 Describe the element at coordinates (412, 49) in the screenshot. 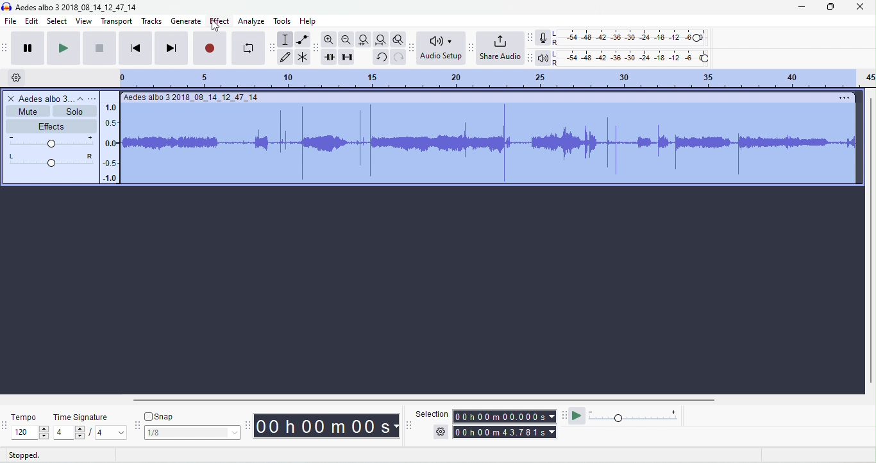

I see `audacity audio setup toolbar` at that location.